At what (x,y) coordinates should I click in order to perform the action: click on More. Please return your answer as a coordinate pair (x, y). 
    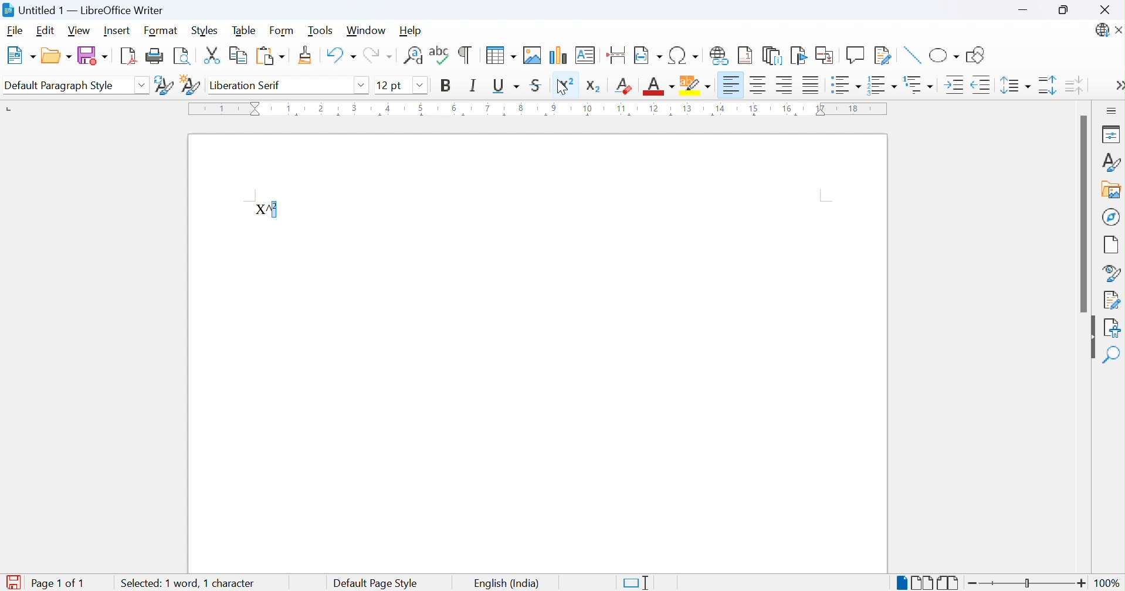
    Looking at the image, I should click on (1118, 85).